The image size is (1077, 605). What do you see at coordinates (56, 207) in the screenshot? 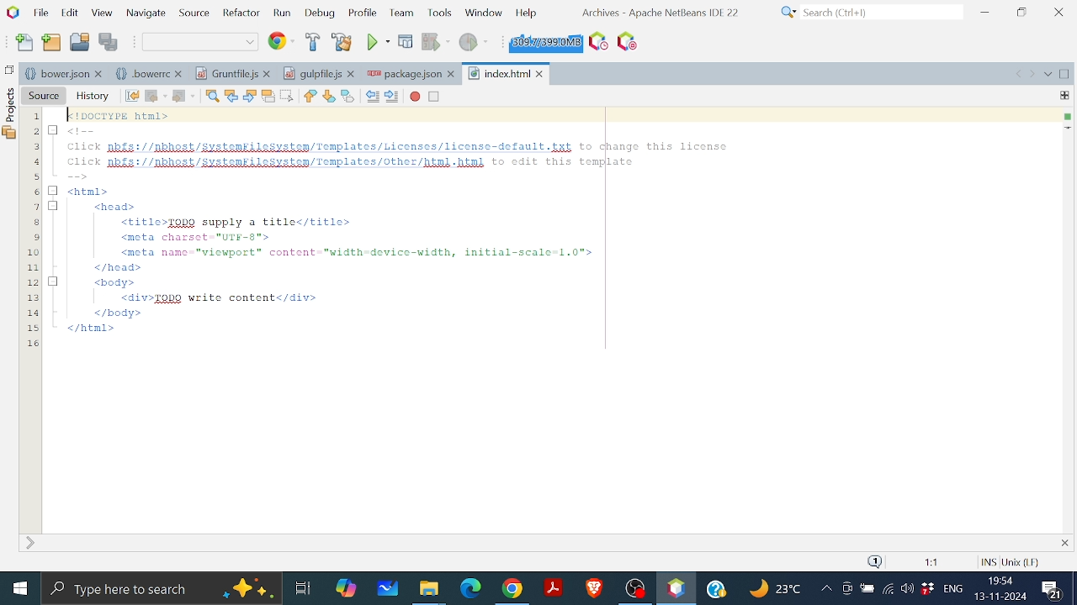
I see `minimize` at bounding box center [56, 207].